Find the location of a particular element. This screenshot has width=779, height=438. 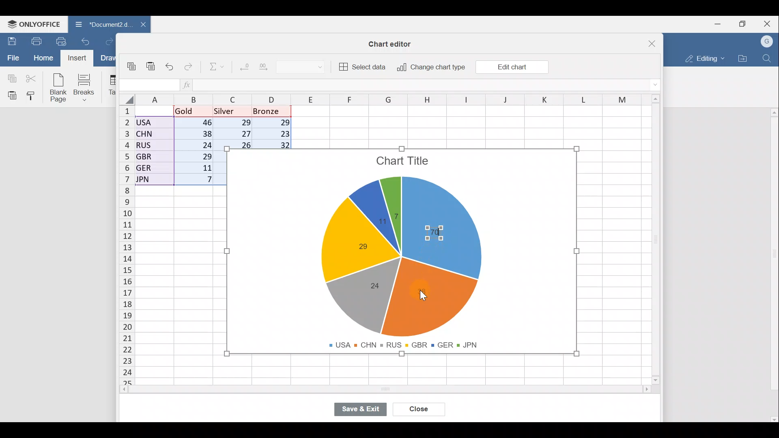

Chart title is located at coordinates (404, 163).